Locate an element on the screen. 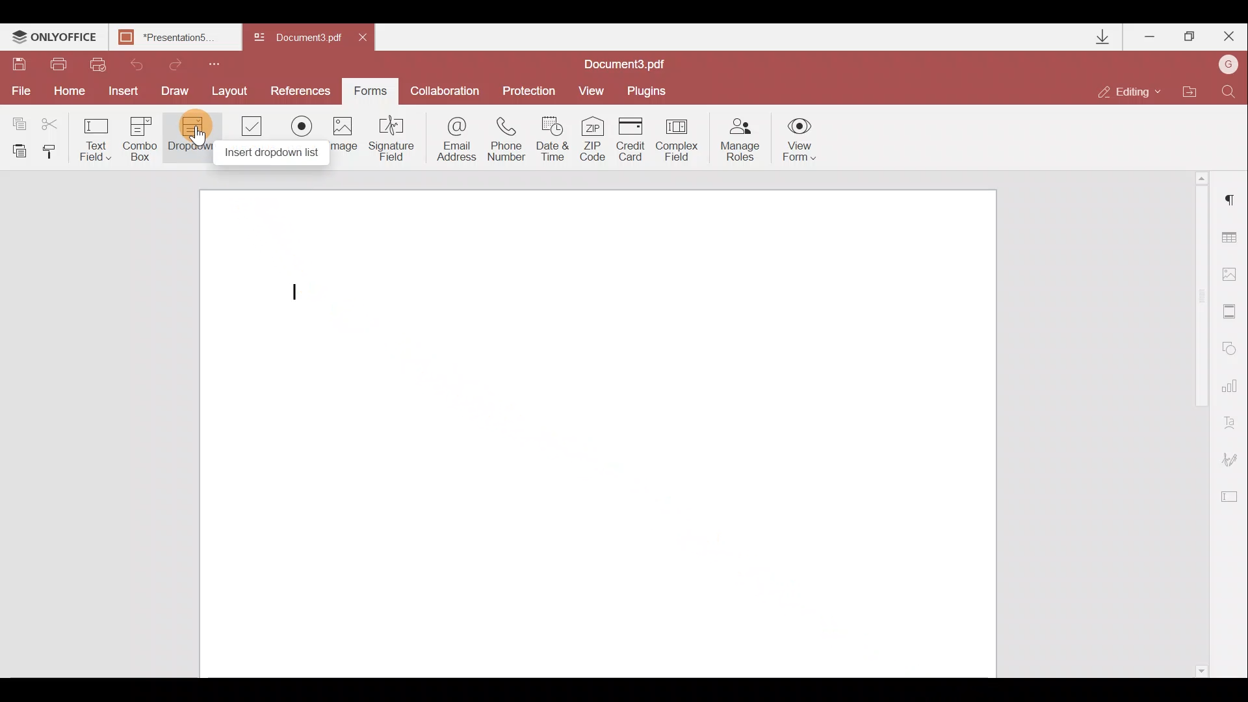 The image size is (1248, 702). Image settings is located at coordinates (1232, 271).